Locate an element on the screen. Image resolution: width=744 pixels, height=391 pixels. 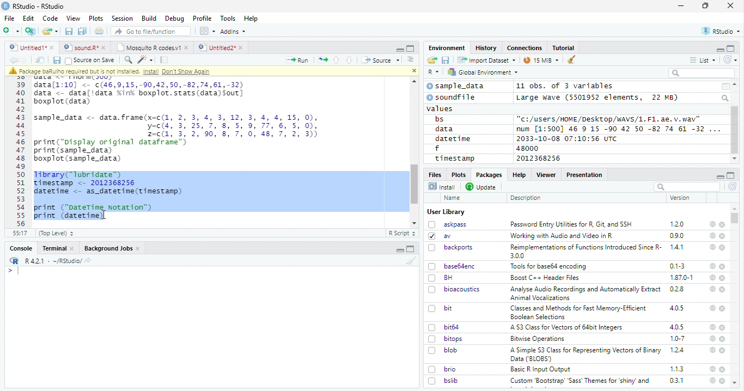
1.2.0 is located at coordinates (678, 224).